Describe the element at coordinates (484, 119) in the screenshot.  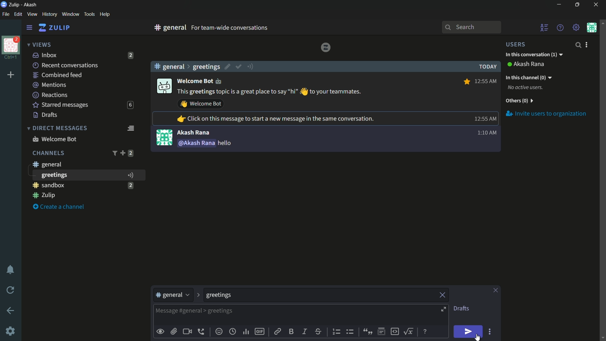
I see `12: 55 AM` at that location.